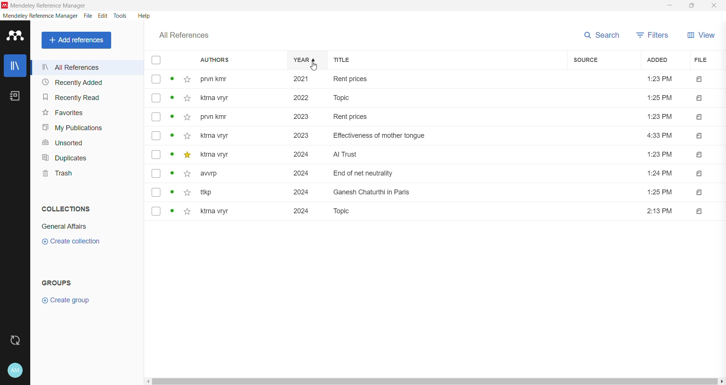 This screenshot has height=385, width=726. What do you see at coordinates (700, 98) in the screenshot?
I see `file type` at bounding box center [700, 98].